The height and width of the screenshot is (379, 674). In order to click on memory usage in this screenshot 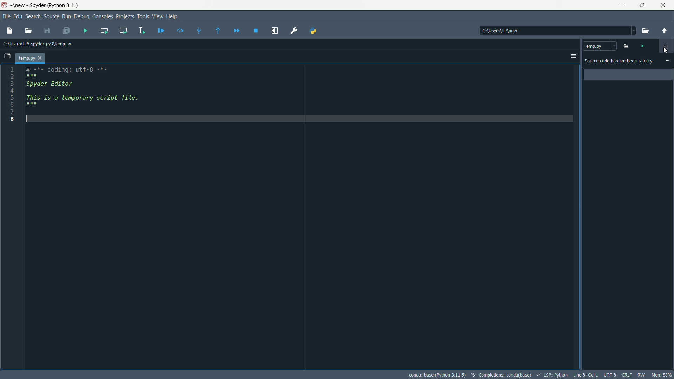, I will do `click(662, 375)`.